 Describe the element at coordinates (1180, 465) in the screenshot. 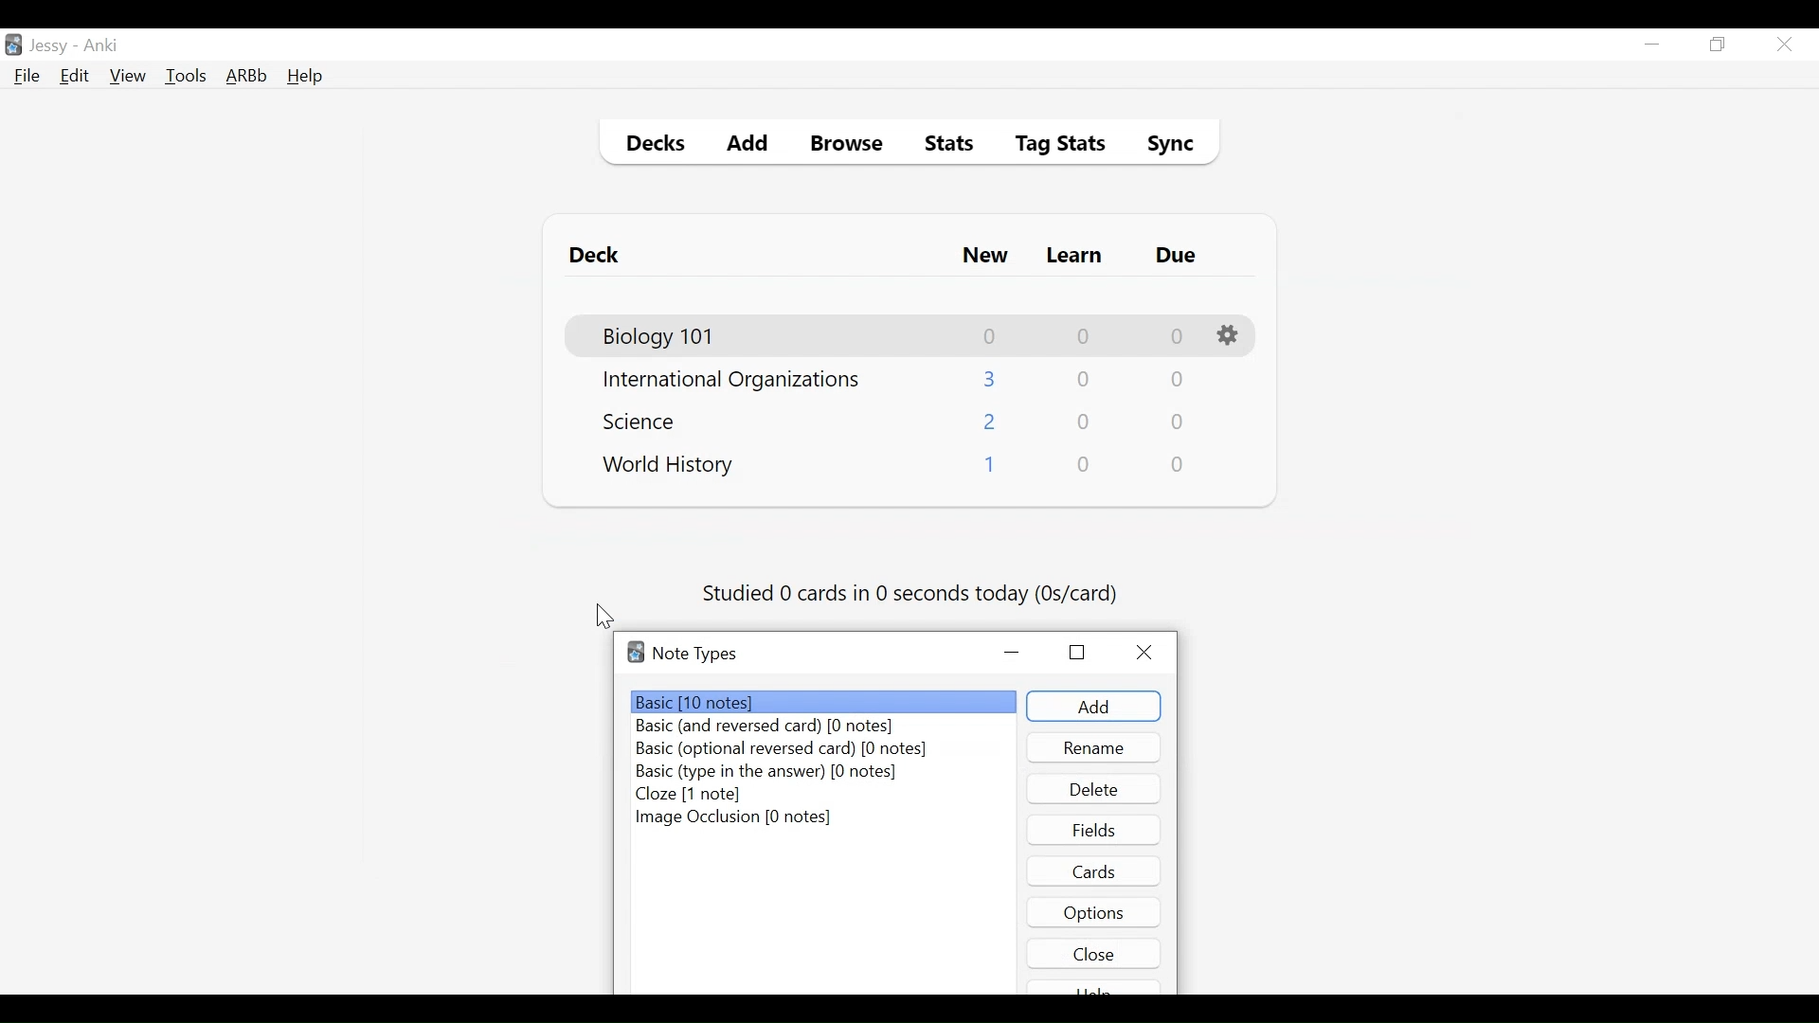

I see `Due Card Count` at that location.